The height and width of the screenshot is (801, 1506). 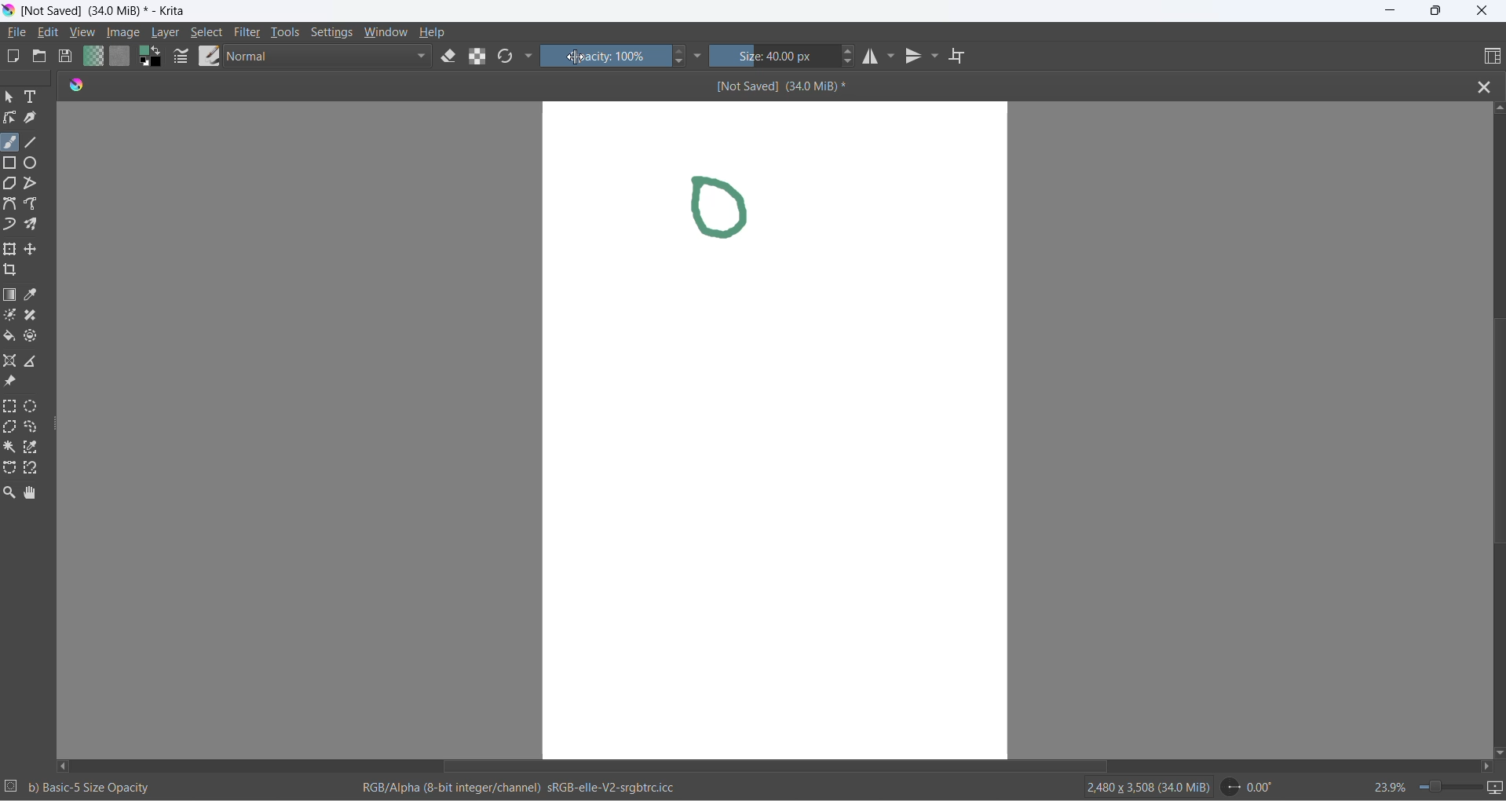 What do you see at coordinates (1450, 788) in the screenshot?
I see `zoom slider` at bounding box center [1450, 788].